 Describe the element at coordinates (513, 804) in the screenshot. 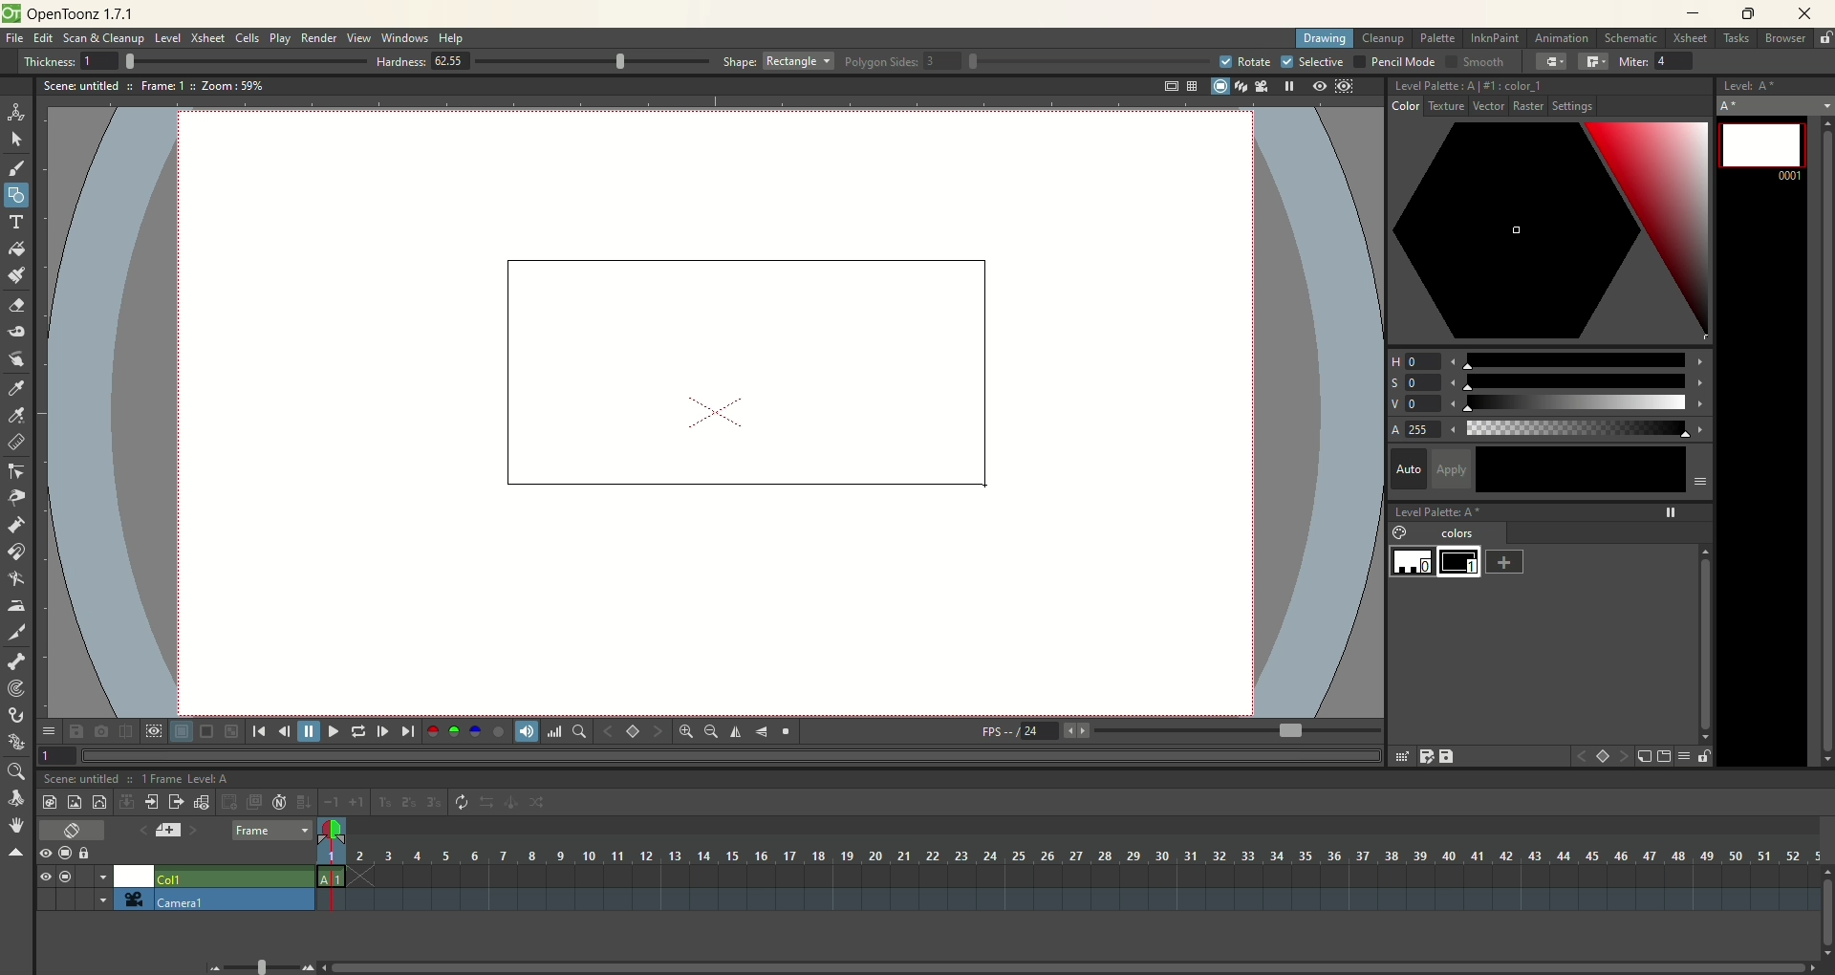

I see `` at that location.